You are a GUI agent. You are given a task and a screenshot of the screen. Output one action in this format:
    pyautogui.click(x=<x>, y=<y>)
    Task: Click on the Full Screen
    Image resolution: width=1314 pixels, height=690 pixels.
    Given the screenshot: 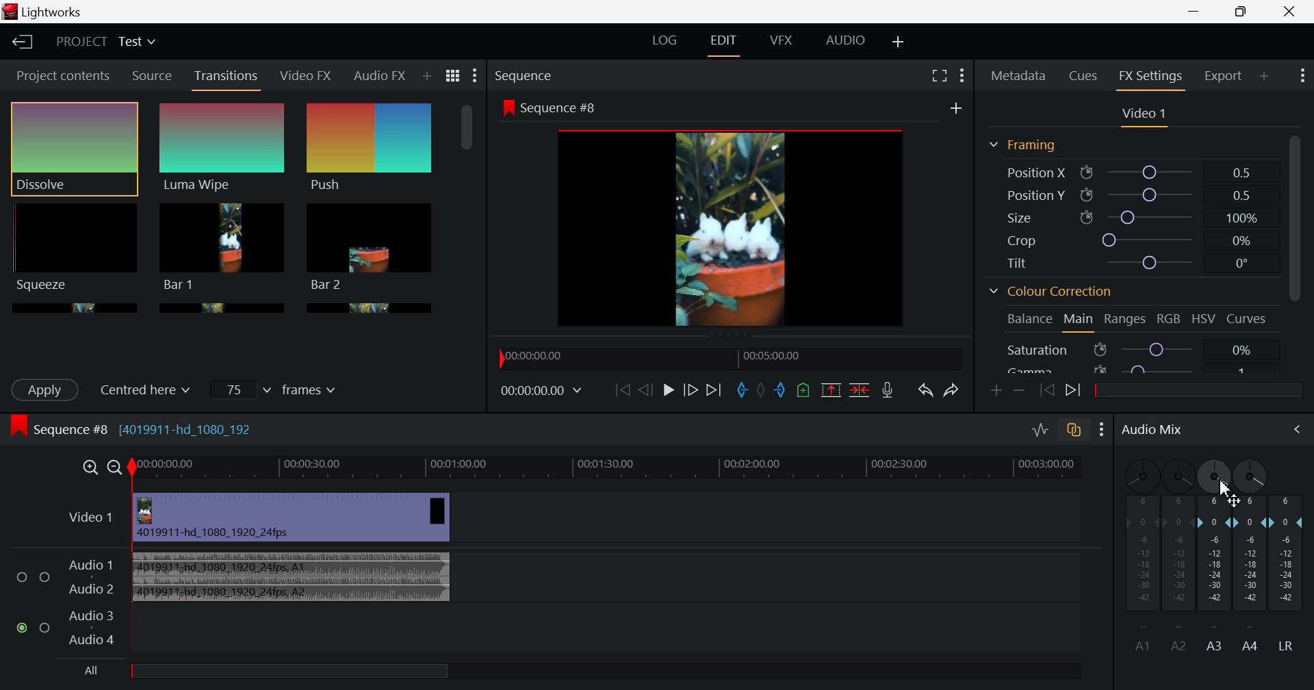 What is the action you would take?
    pyautogui.click(x=939, y=75)
    